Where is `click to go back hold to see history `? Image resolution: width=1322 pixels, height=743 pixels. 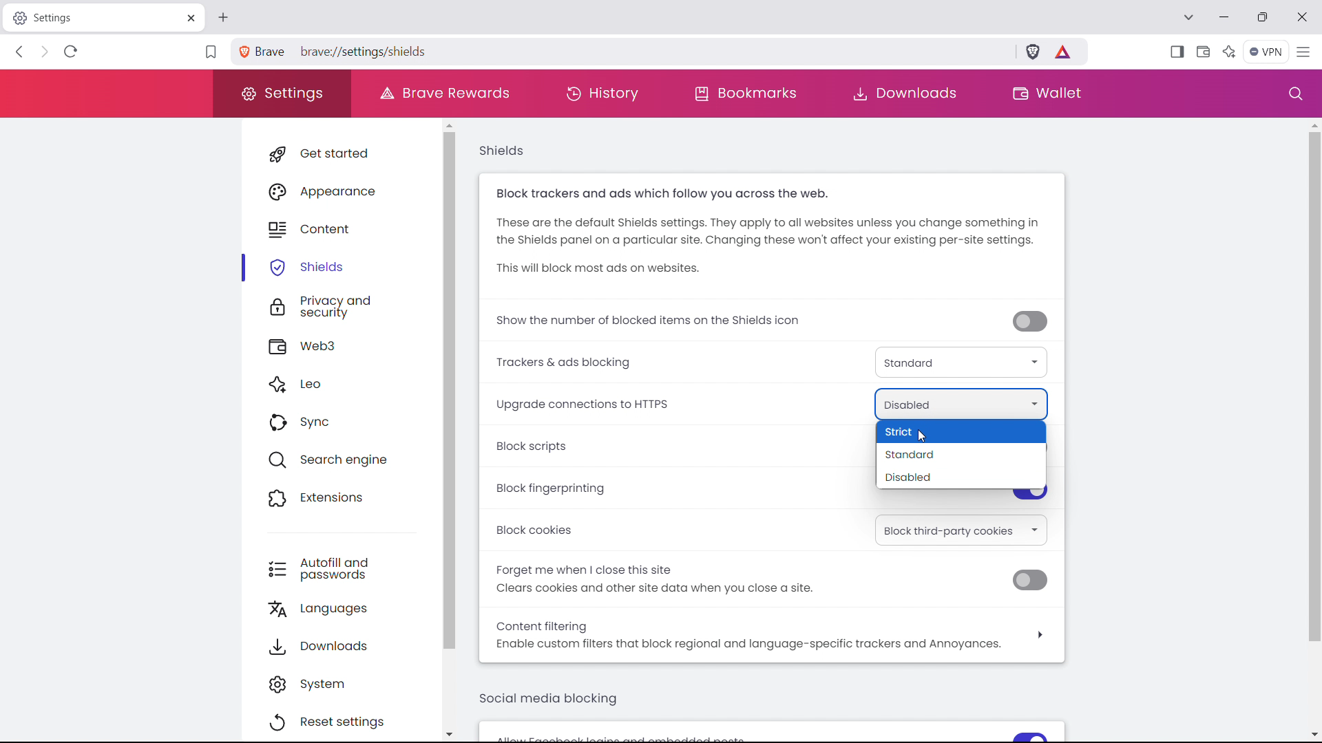 click to go back hold to see history  is located at coordinates (20, 51).